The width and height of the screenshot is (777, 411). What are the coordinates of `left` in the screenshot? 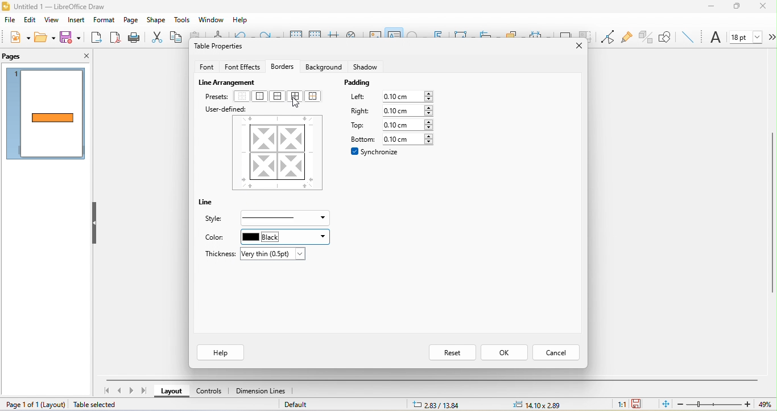 It's located at (357, 98).